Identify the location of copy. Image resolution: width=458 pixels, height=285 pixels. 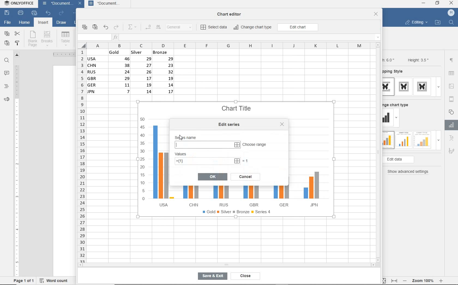
(84, 27).